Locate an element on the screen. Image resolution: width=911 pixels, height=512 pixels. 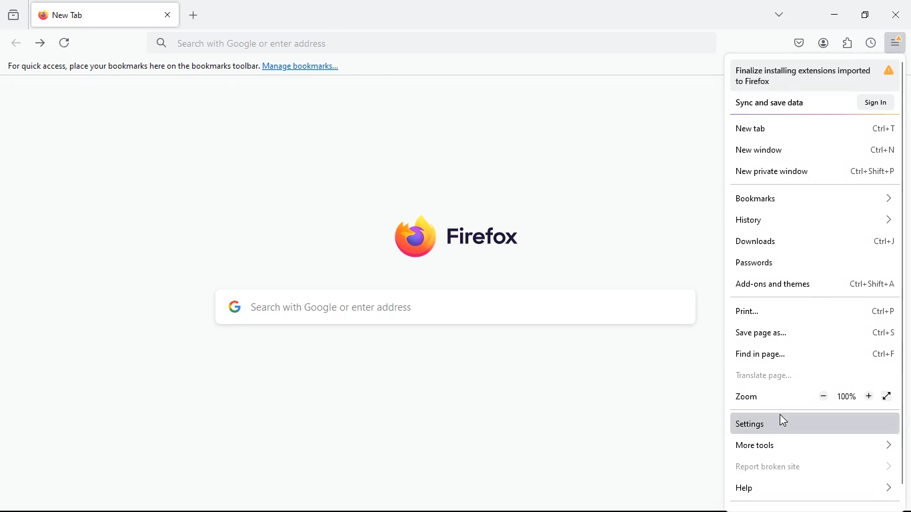
add tab is located at coordinates (193, 13).